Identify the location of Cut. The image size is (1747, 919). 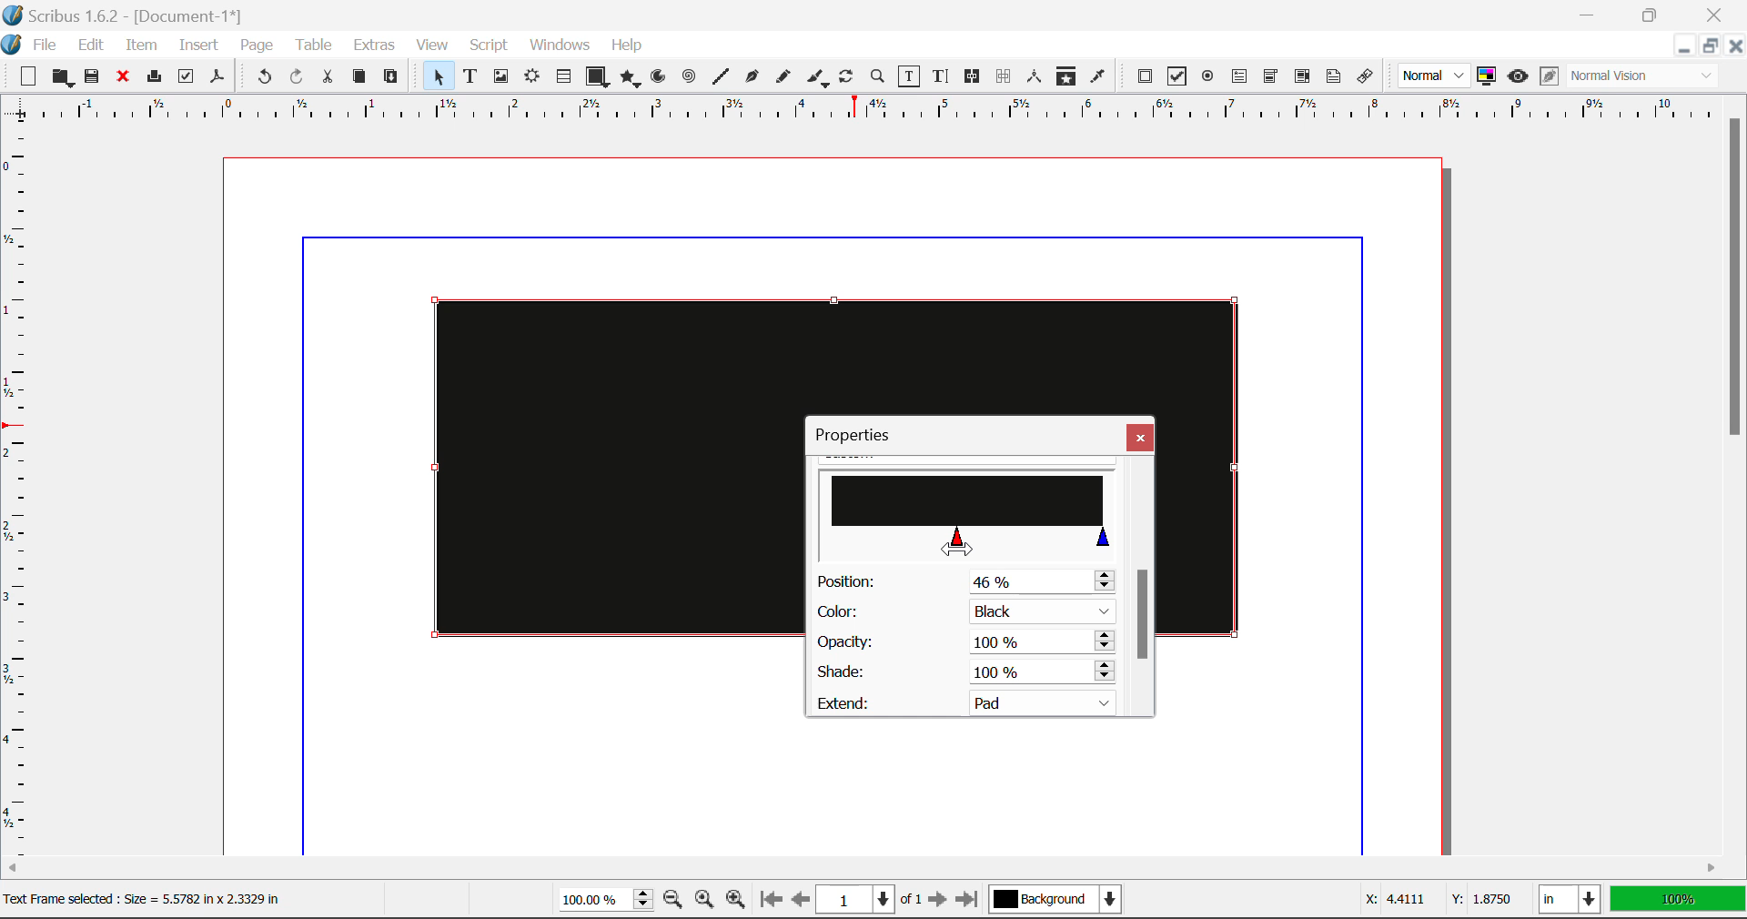
(327, 77).